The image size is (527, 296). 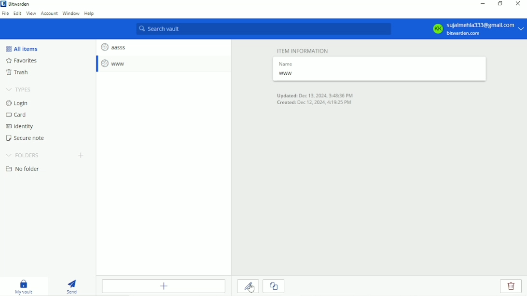 What do you see at coordinates (315, 94) in the screenshot?
I see `Updated on` at bounding box center [315, 94].